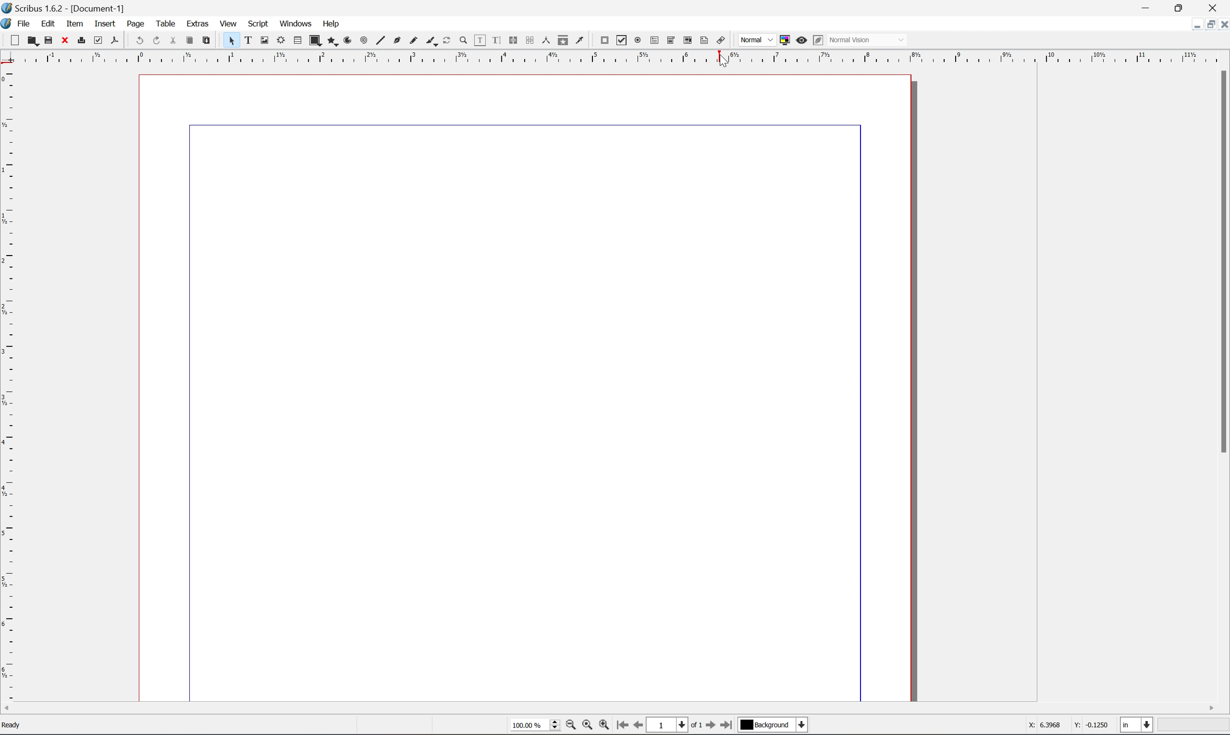 The height and width of the screenshot is (735, 1230). What do you see at coordinates (1216, 9) in the screenshot?
I see `close` at bounding box center [1216, 9].